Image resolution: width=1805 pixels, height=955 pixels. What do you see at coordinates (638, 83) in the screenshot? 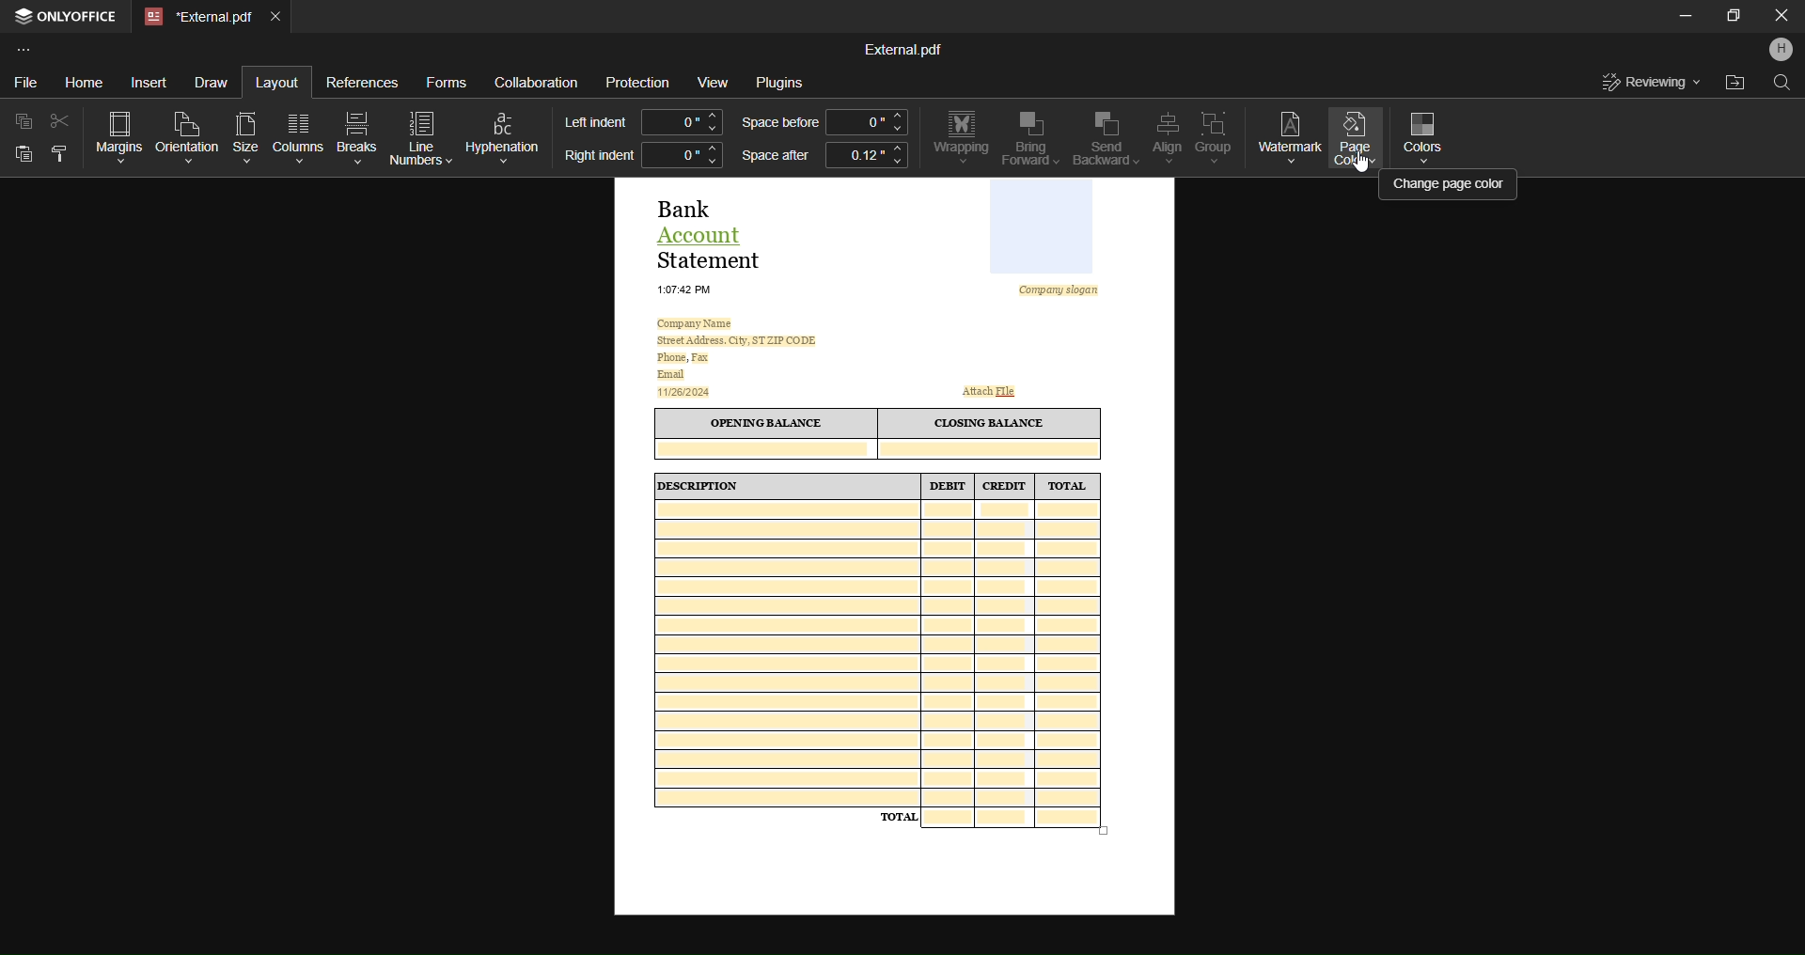
I see `Protection` at bounding box center [638, 83].